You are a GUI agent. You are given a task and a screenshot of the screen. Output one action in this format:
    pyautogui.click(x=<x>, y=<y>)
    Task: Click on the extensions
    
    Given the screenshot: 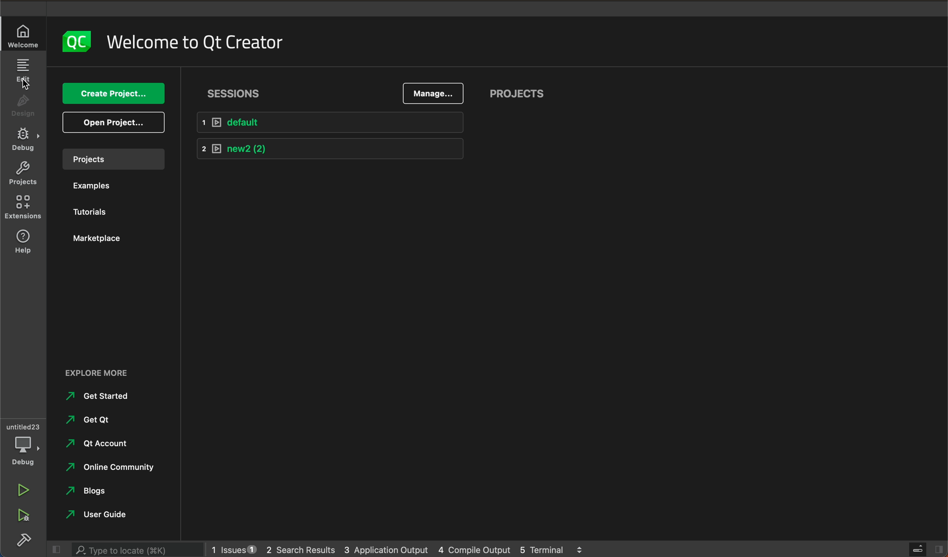 What is the action you would take?
    pyautogui.click(x=23, y=208)
    